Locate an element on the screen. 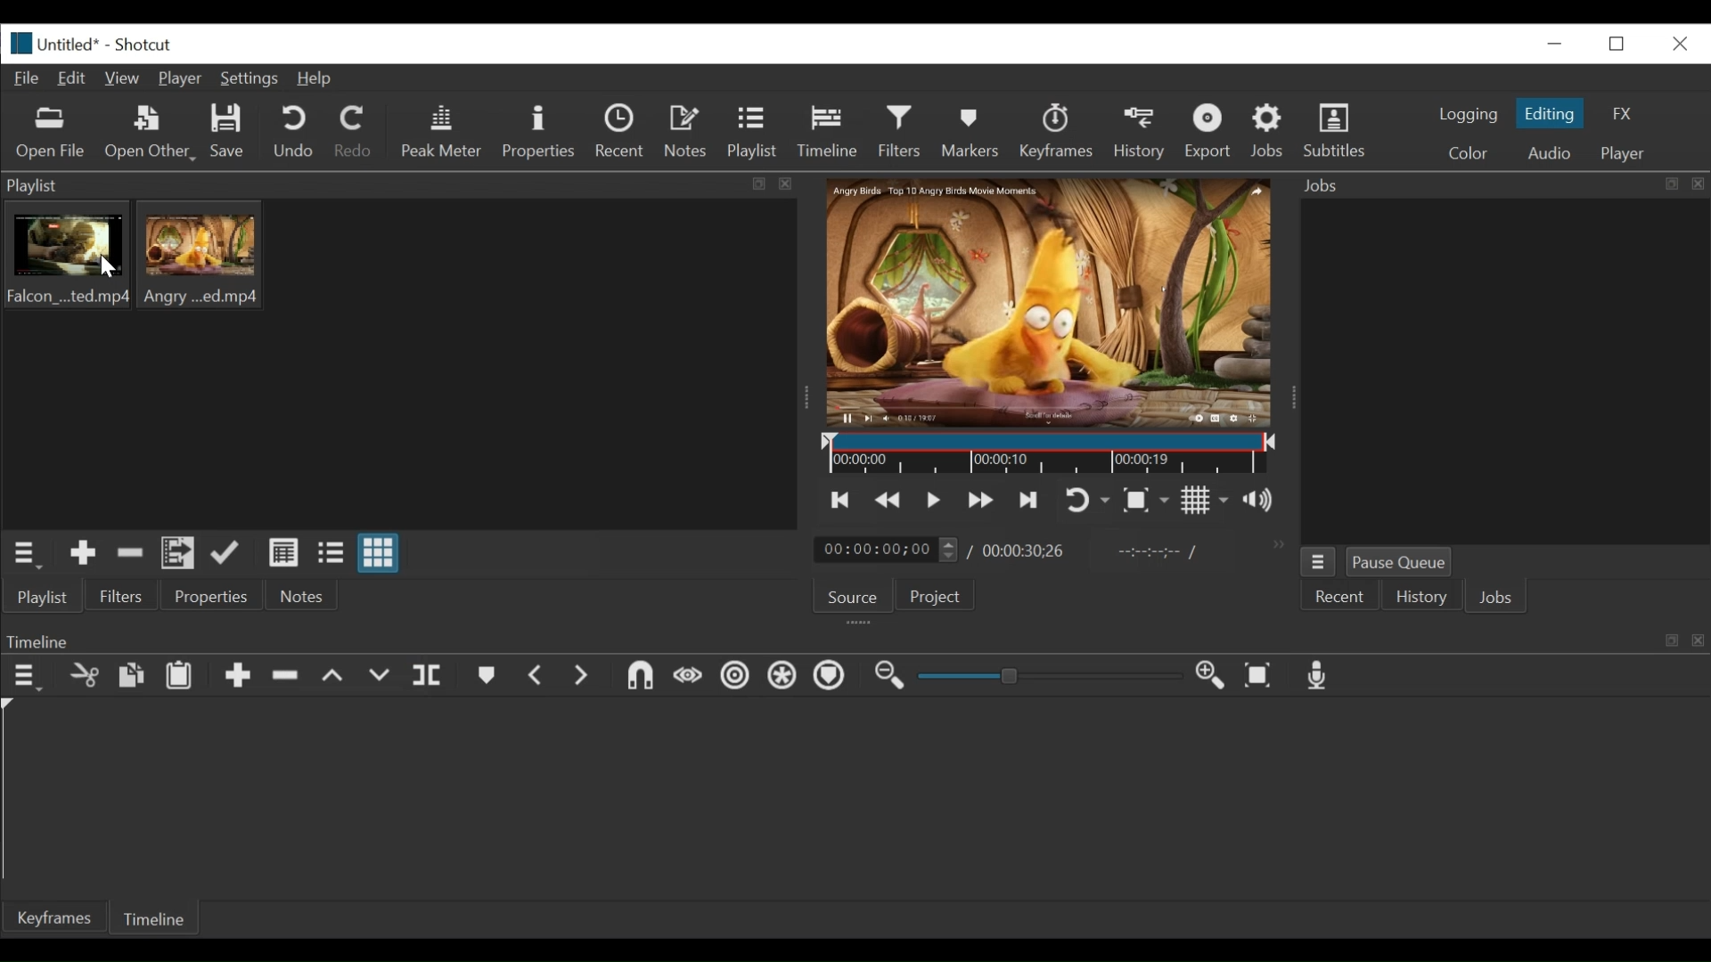 The image size is (1711, 962). playlist is located at coordinates (41, 597).